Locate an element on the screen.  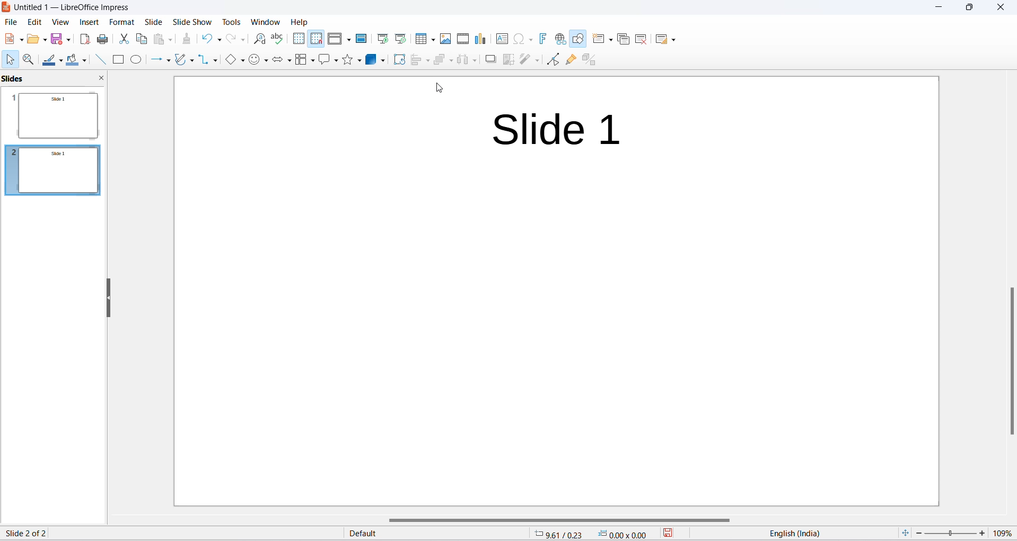
Call out shapes is located at coordinates (329, 59).